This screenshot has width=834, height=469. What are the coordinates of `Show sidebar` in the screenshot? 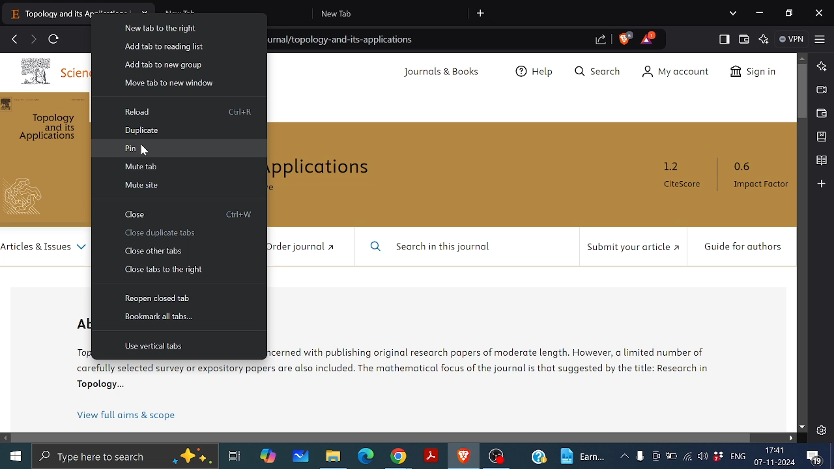 It's located at (723, 38).